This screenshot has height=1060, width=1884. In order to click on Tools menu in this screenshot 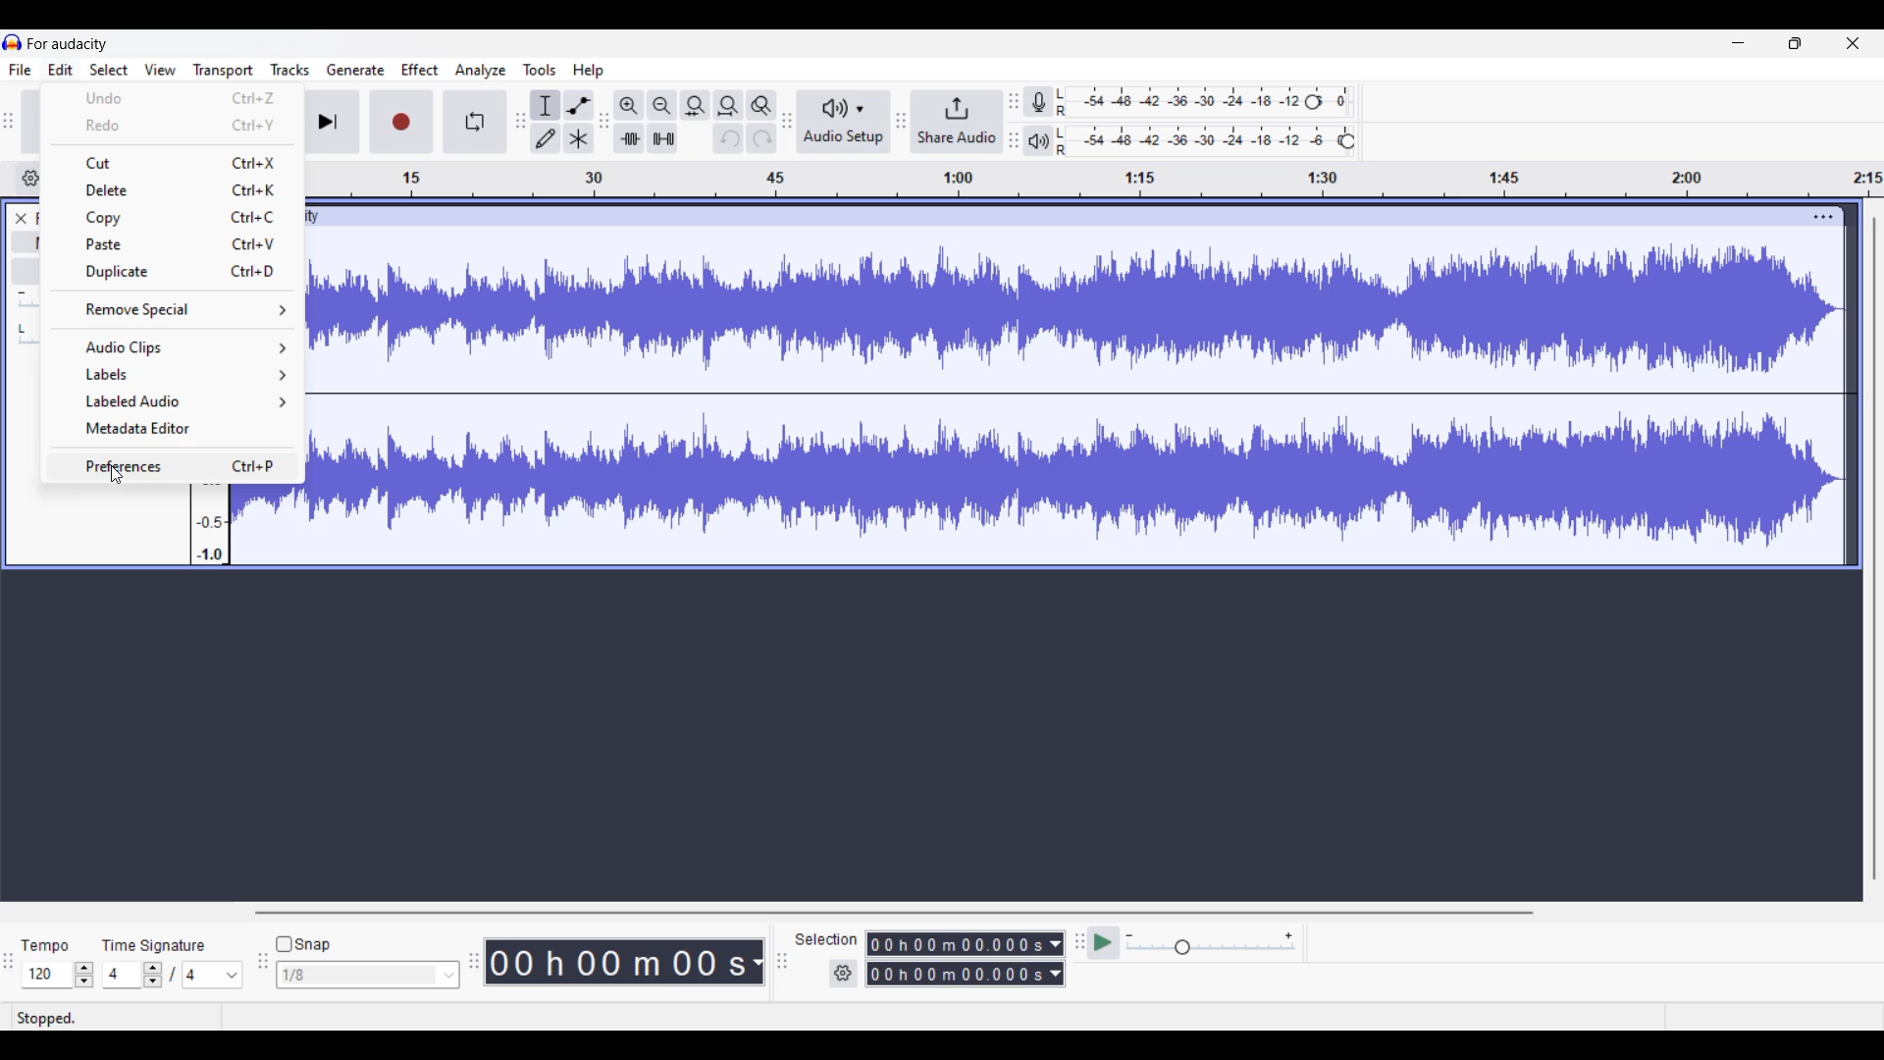, I will do `click(539, 70)`.